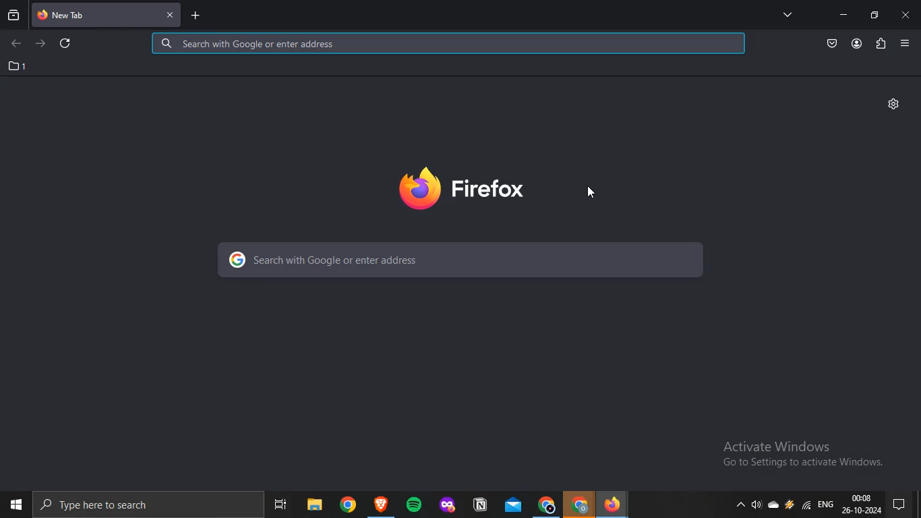 The image size is (921, 518). Describe the element at coordinates (788, 14) in the screenshot. I see `all tabs` at that location.